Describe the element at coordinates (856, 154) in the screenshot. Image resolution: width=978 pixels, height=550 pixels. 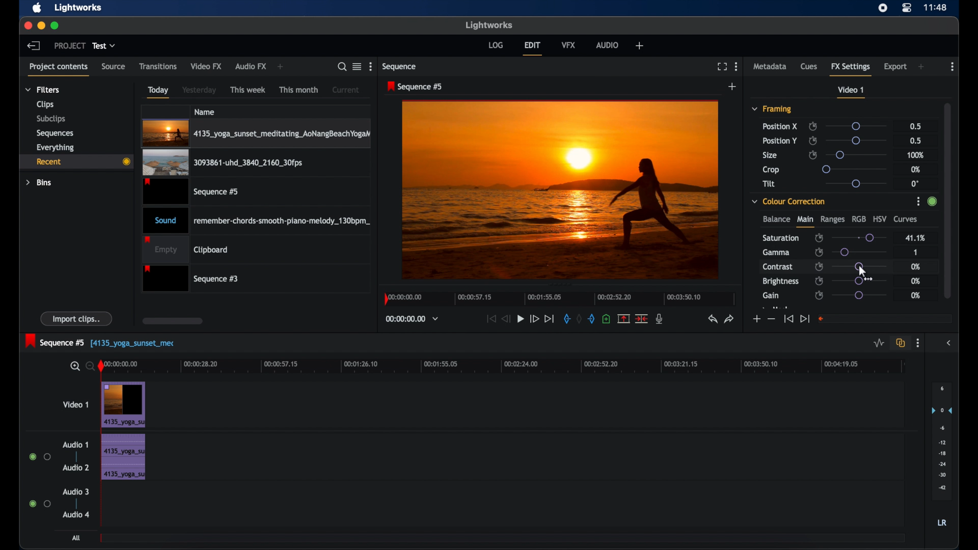
I see `slider` at that location.